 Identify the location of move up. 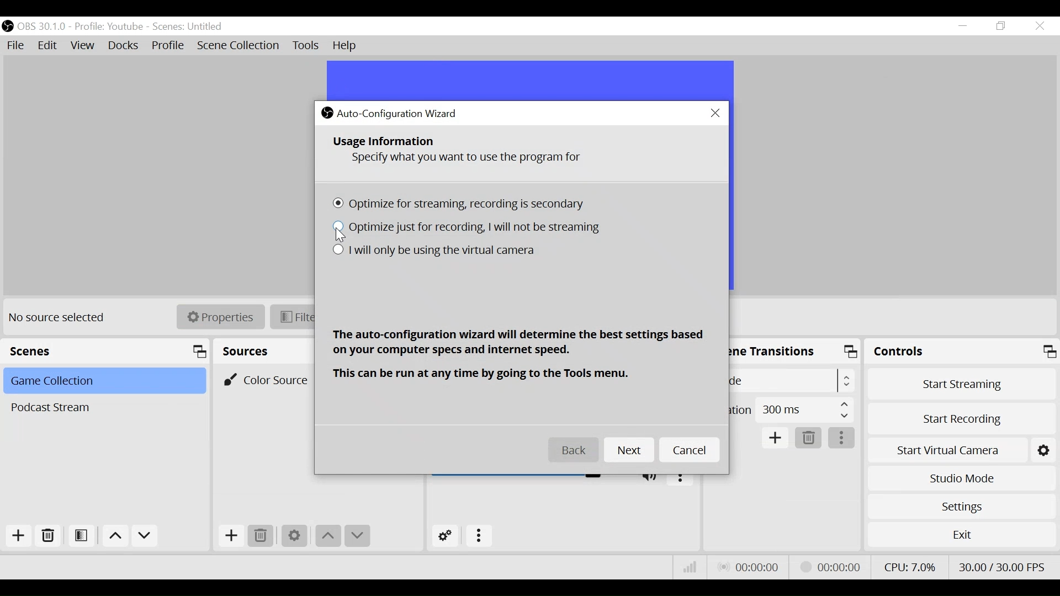
(329, 537).